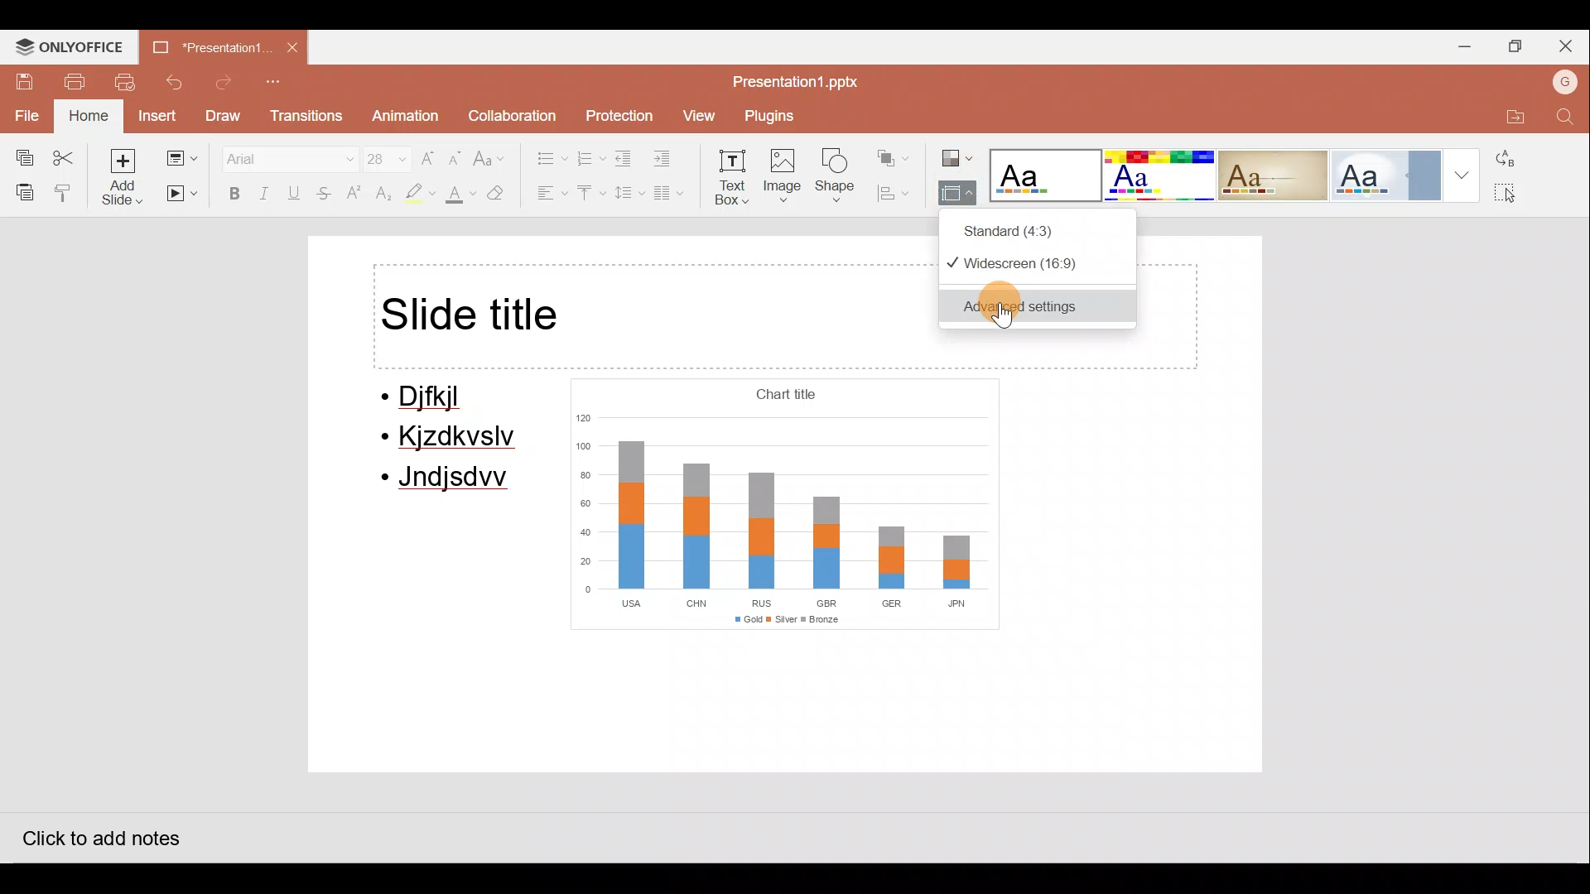  I want to click on More theme, so click(1460, 174).